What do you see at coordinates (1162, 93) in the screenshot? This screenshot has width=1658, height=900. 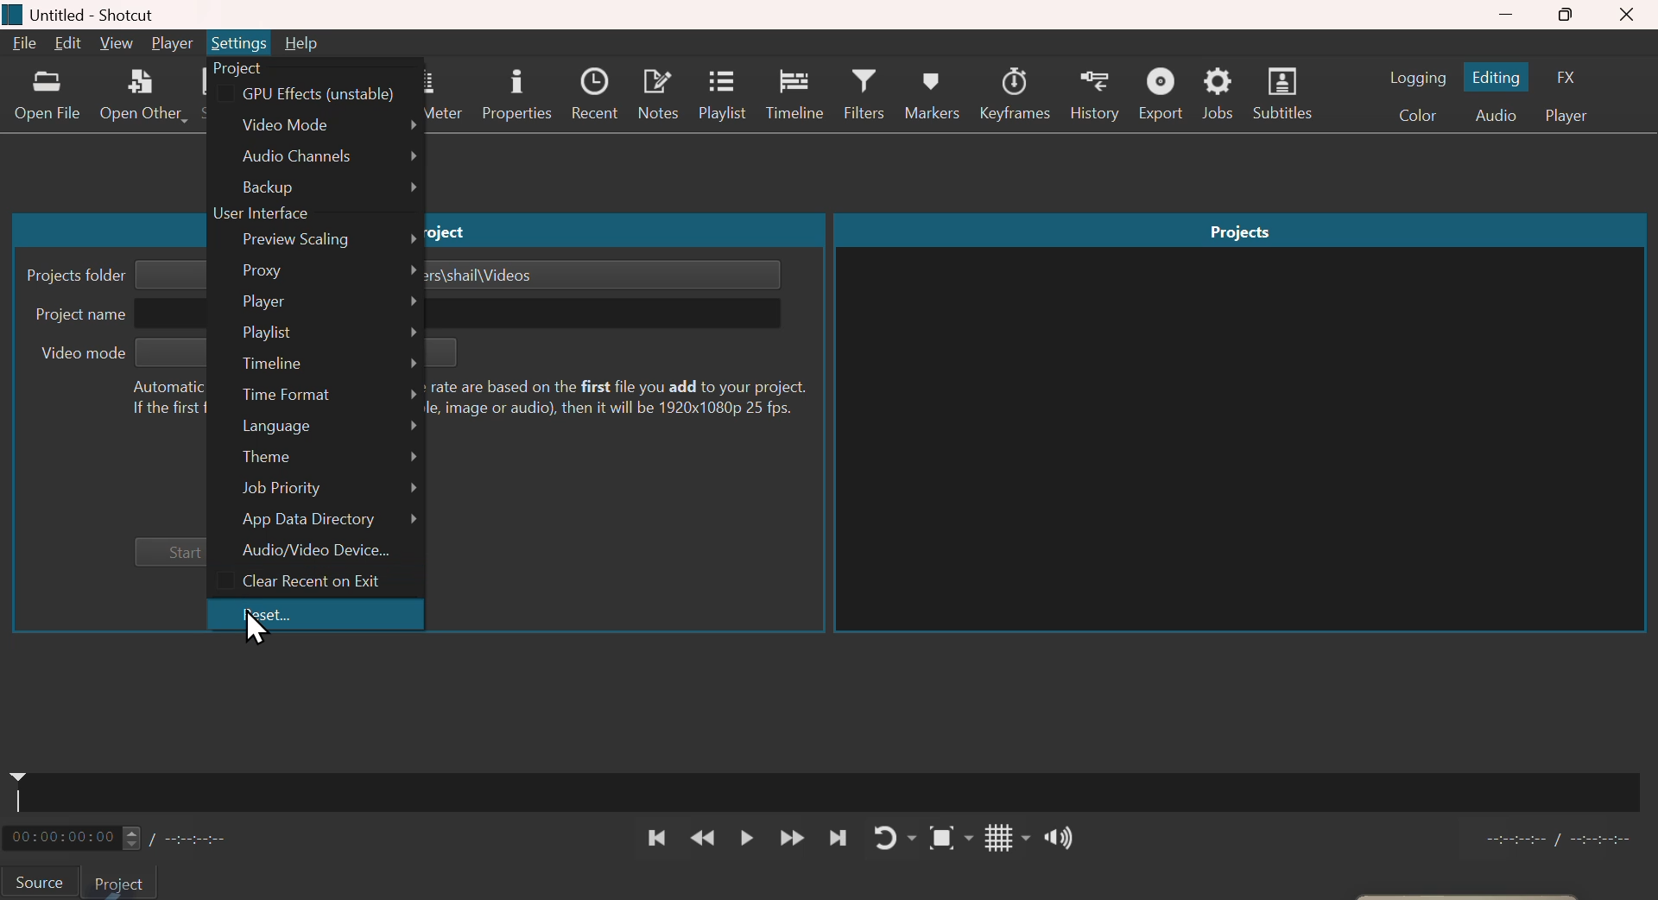 I see `Export` at bounding box center [1162, 93].